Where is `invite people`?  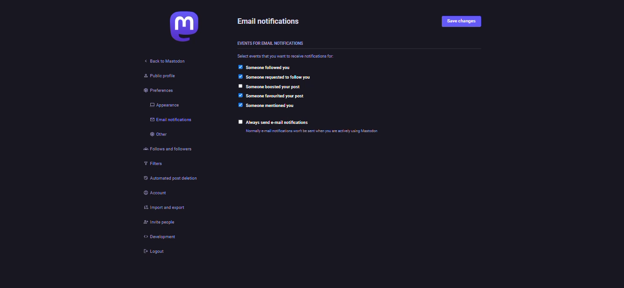
invite people is located at coordinates (159, 223).